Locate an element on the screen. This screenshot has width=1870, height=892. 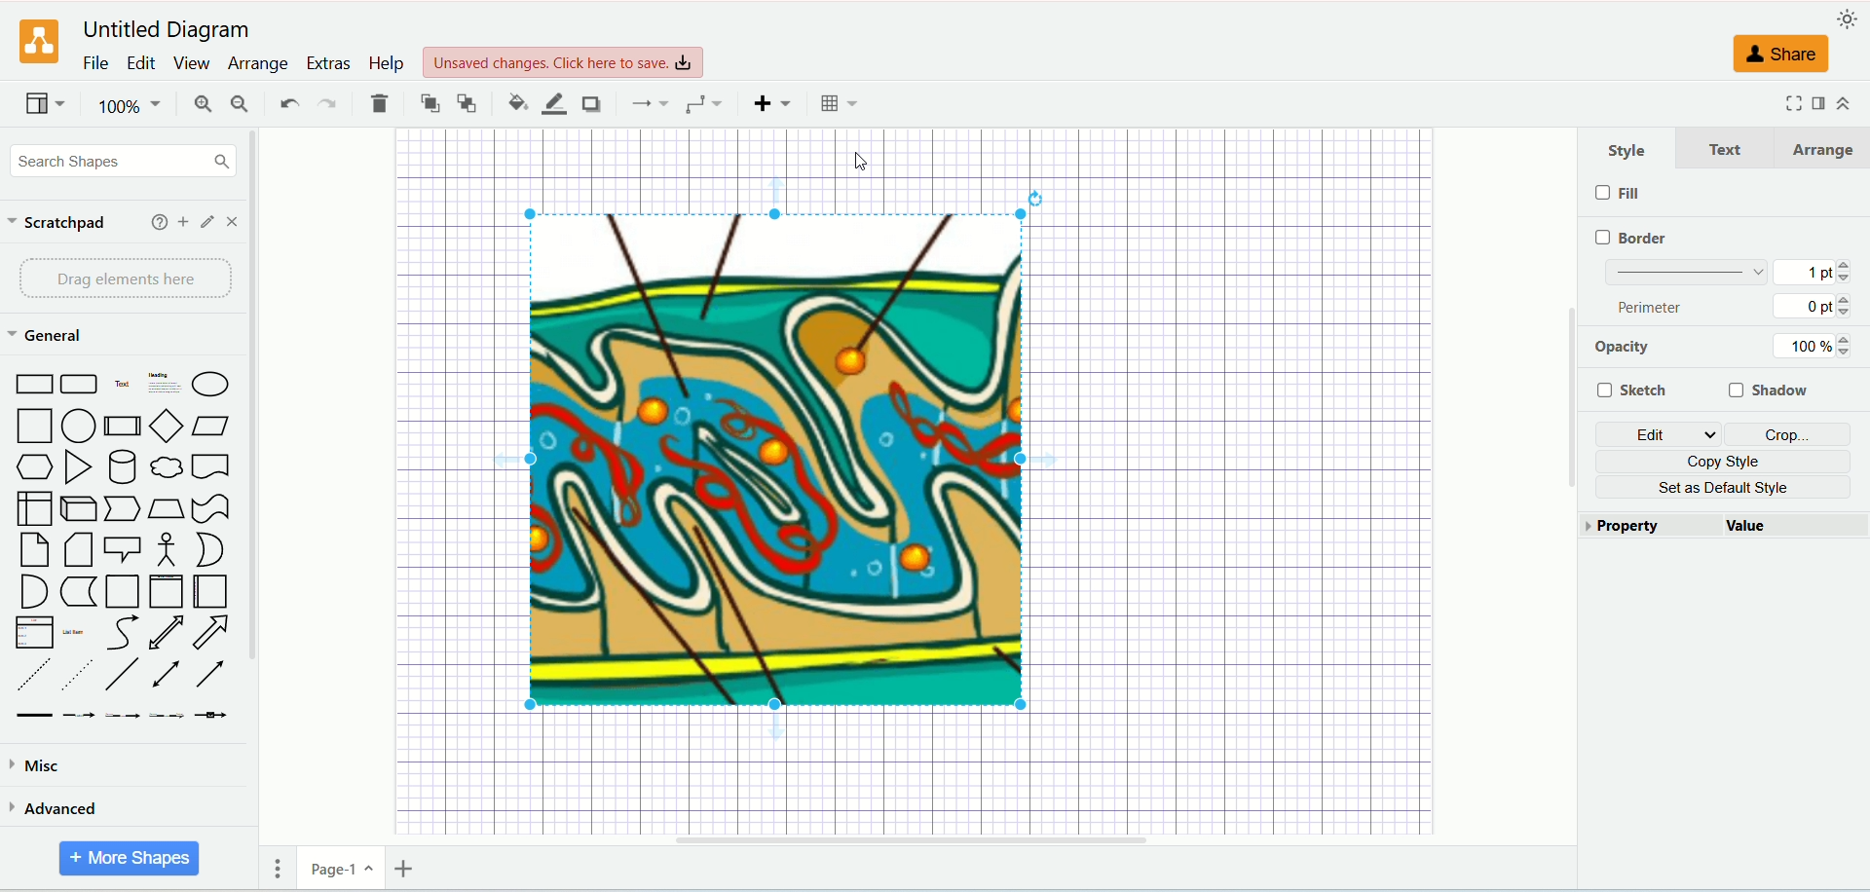
Or is located at coordinates (212, 550).